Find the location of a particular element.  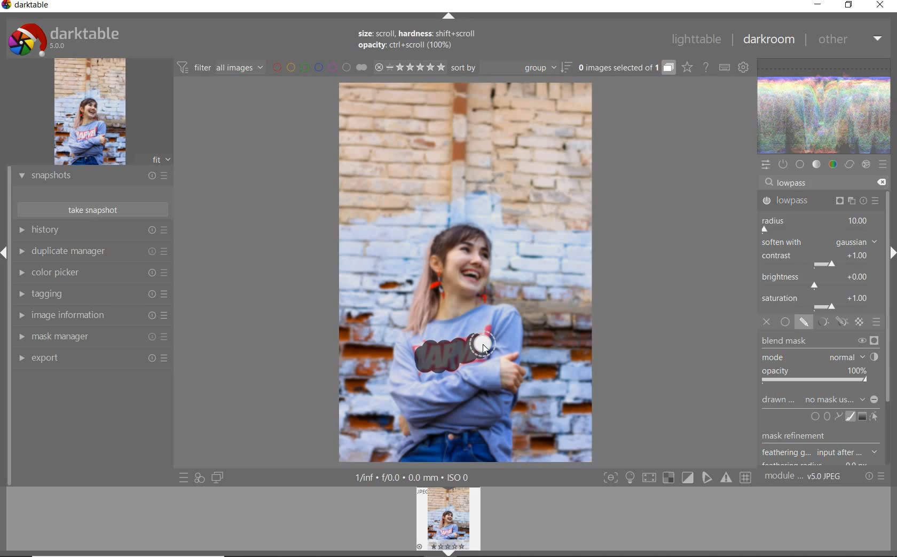

minimize is located at coordinates (819, 5).